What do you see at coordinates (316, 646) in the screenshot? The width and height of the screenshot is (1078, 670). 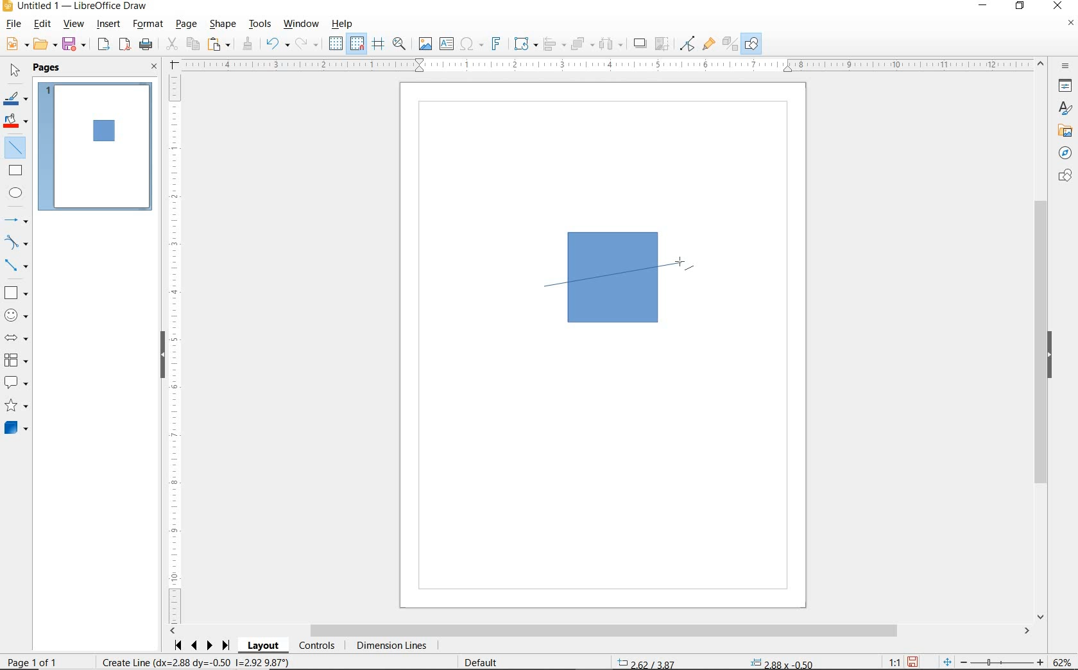 I see `CONTROLS` at bounding box center [316, 646].